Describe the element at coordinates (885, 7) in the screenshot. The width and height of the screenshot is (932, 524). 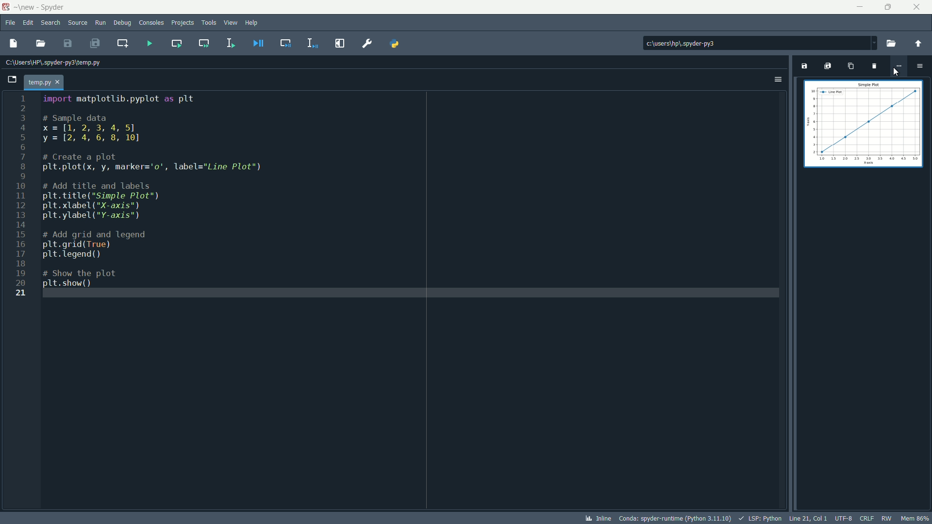
I see `maximize ` at that location.